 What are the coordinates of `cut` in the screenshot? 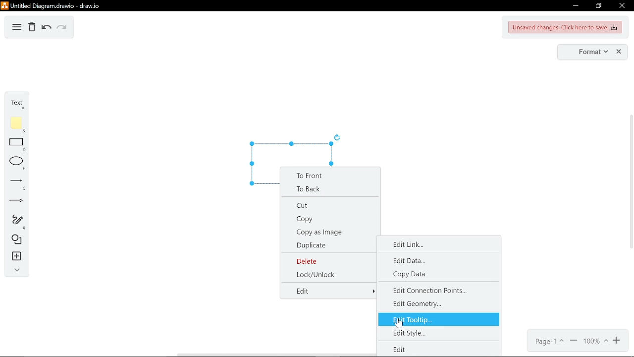 It's located at (329, 206).